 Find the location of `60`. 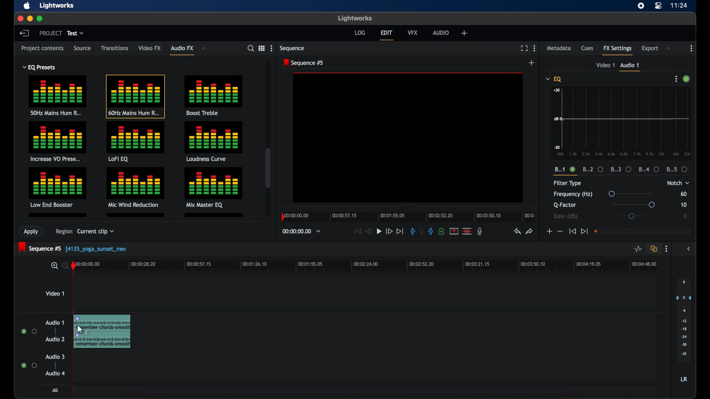

60 is located at coordinates (684, 194).